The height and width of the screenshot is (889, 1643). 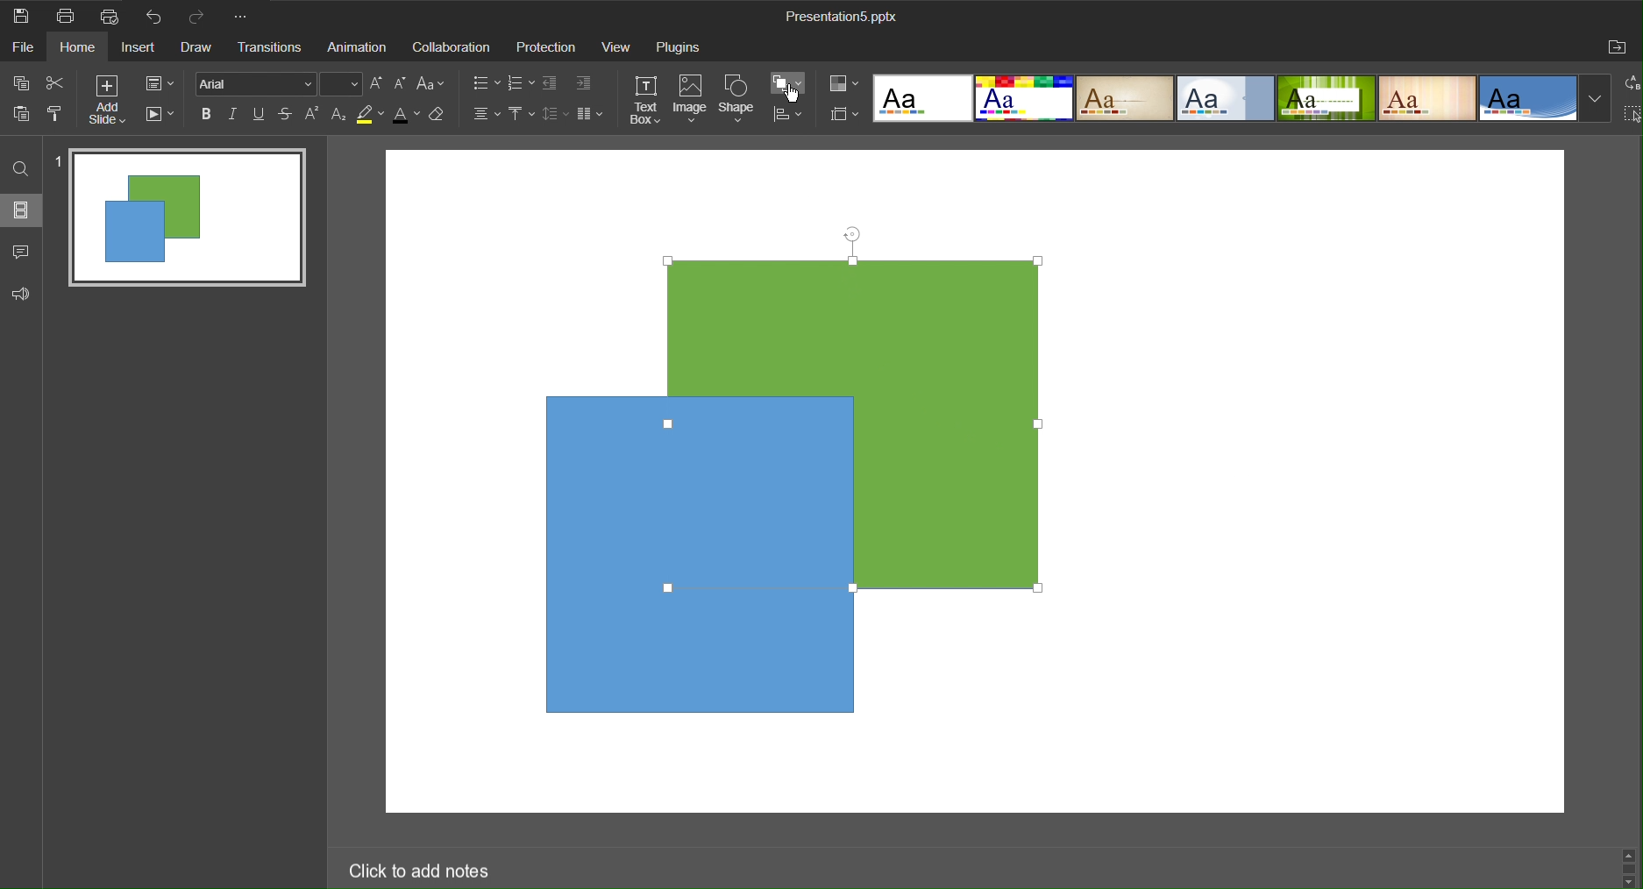 What do you see at coordinates (117, 15) in the screenshot?
I see `Quick Print` at bounding box center [117, 15].